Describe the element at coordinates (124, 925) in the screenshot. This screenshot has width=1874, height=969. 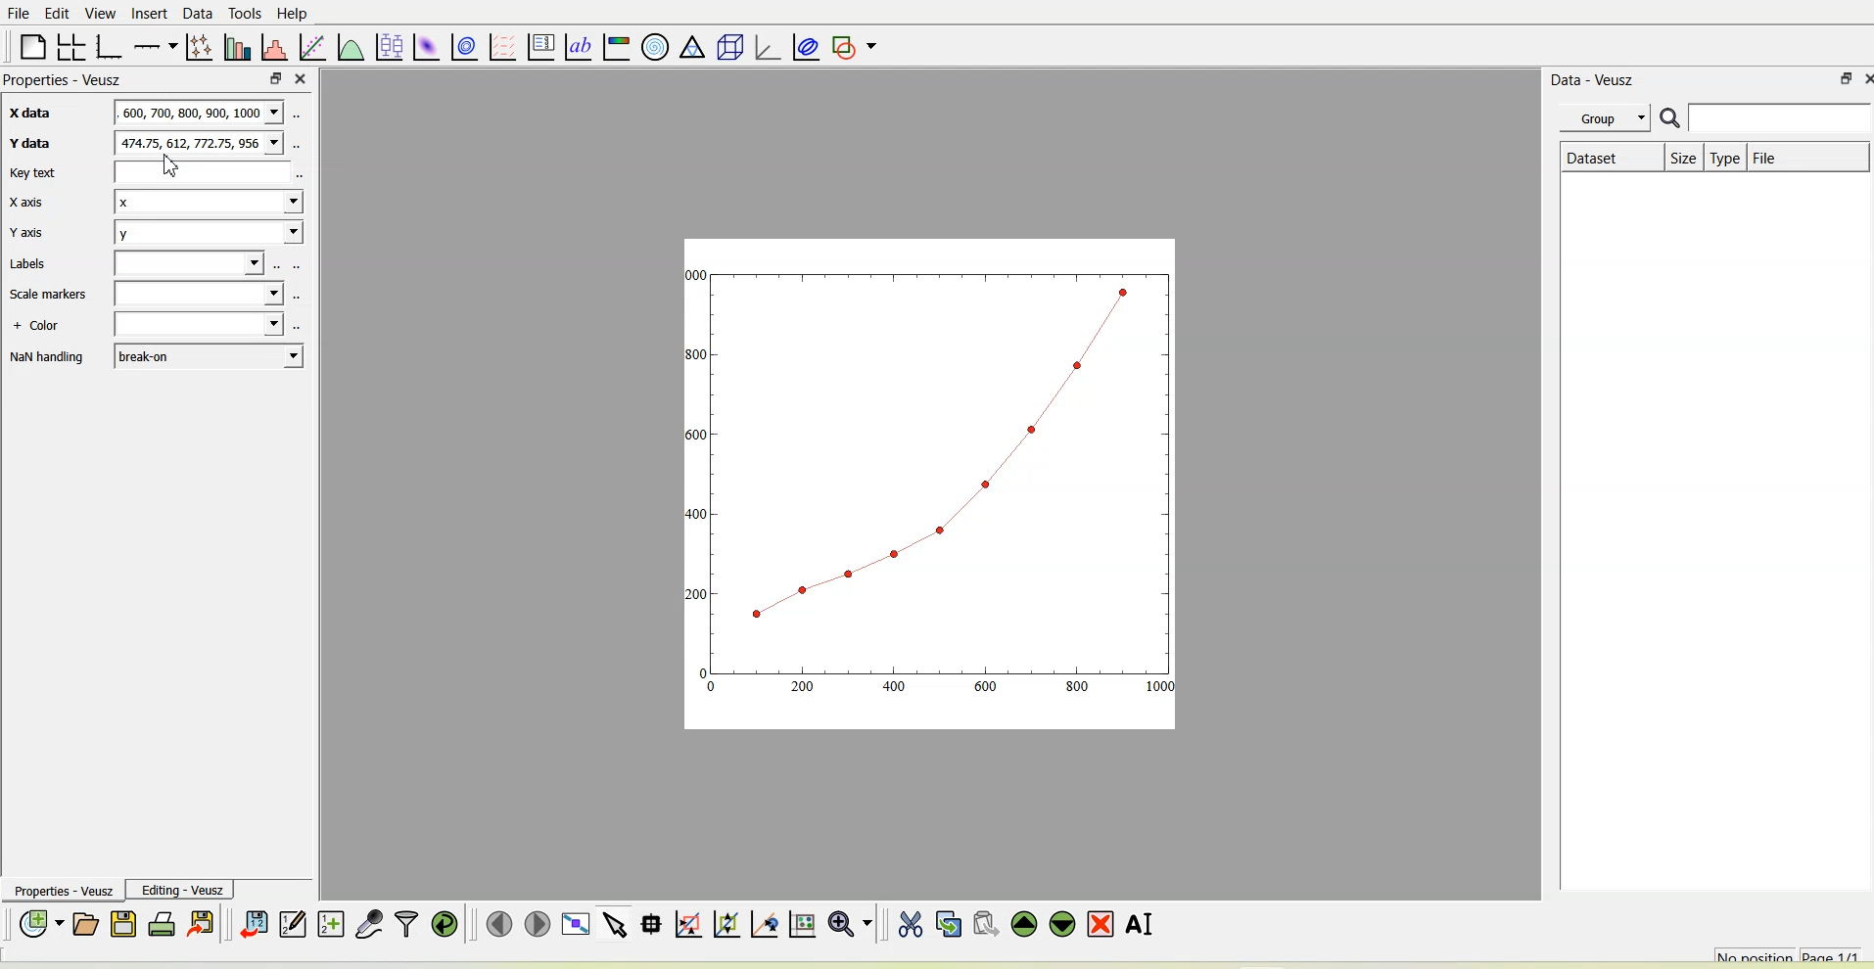
I see `Save the document` at that location.